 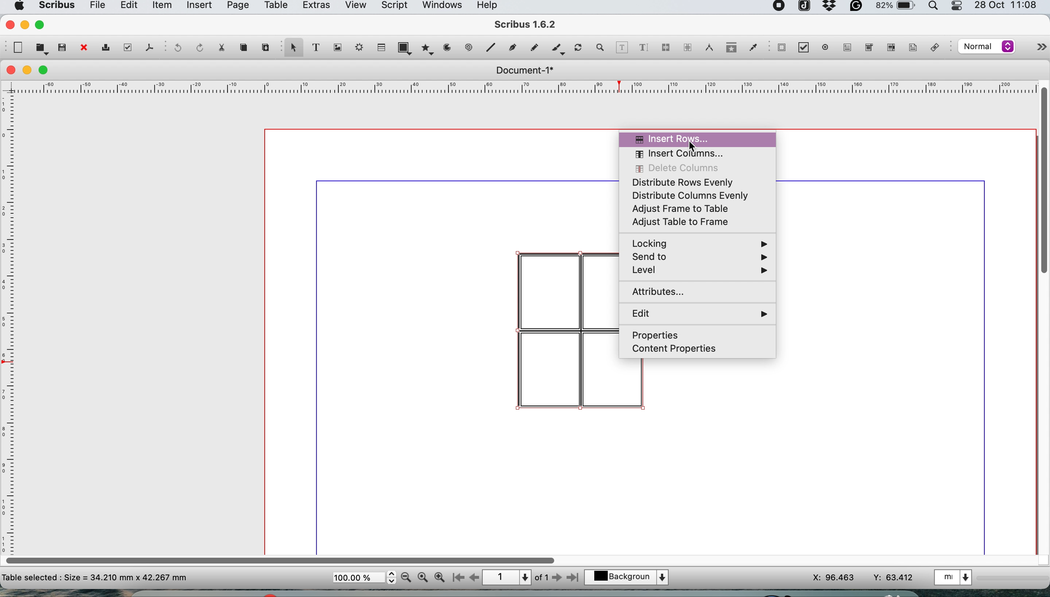 I want to click on help, so click(x=491, y=6).